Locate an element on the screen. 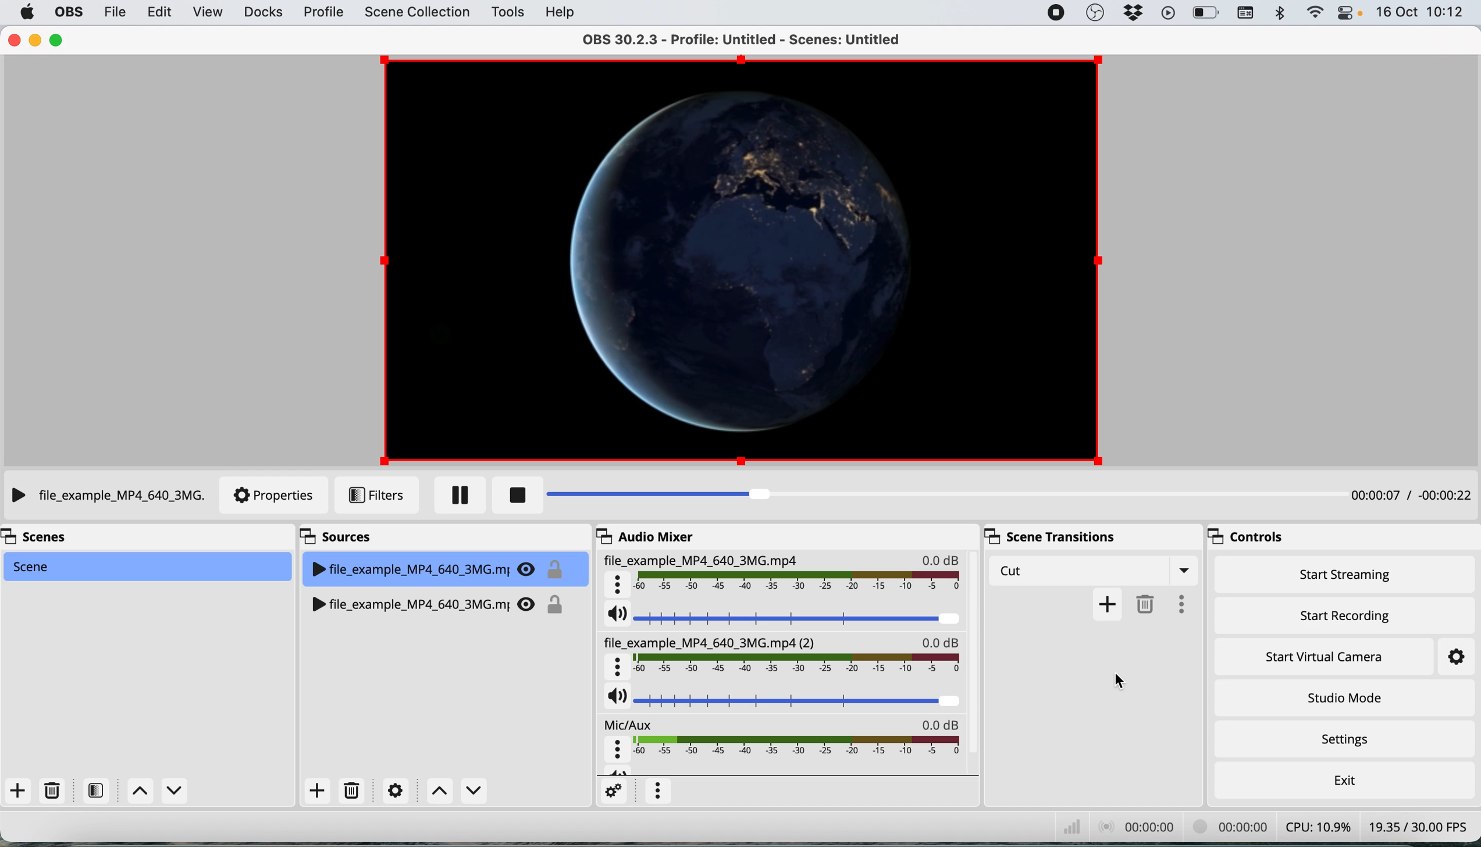  file_example_MP4_640_3MG.mp4(2) is located at coordinates (782, 655).